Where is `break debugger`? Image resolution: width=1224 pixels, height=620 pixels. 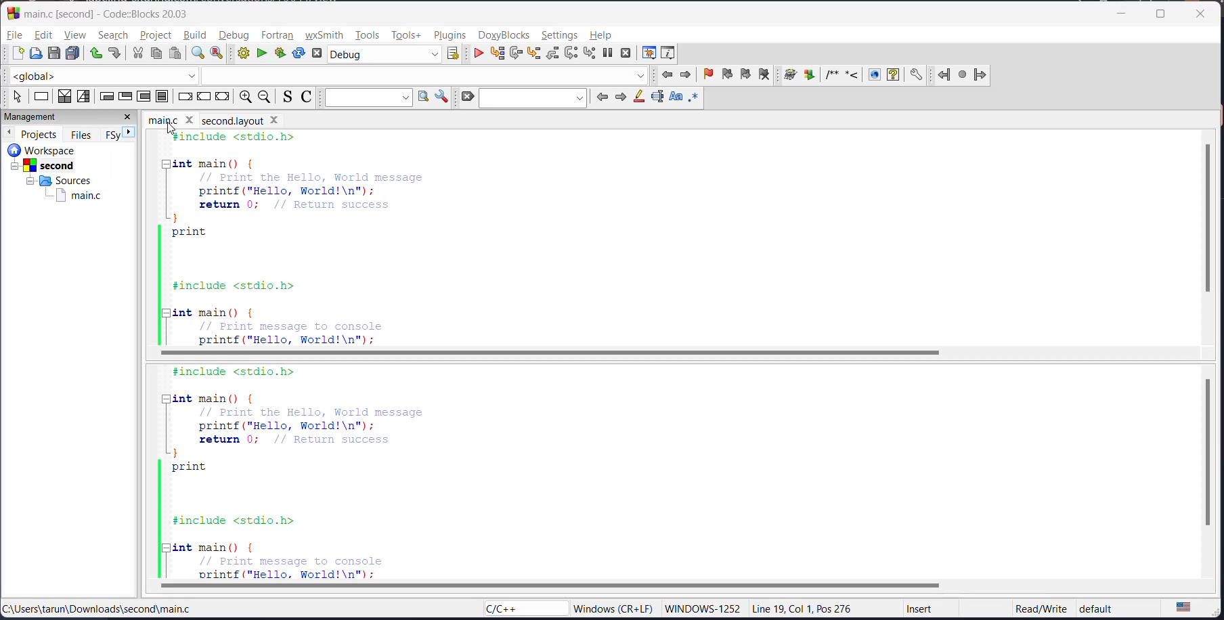
break debugger is located at coordinates (607, 54).